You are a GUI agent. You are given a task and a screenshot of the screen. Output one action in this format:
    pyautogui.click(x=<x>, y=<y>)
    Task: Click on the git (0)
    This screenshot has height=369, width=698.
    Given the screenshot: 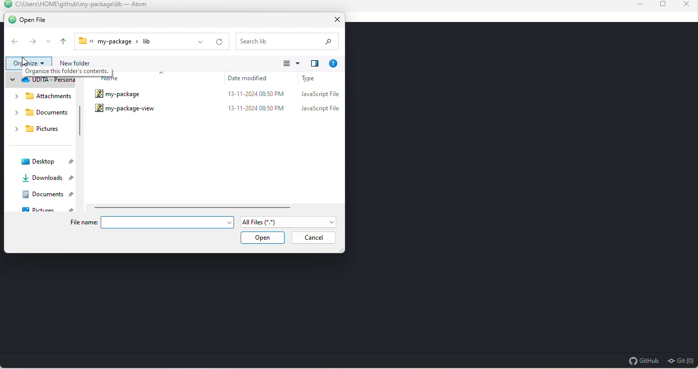 What is the action you would take?
    pyautogui.click(x=681, y=360)
    